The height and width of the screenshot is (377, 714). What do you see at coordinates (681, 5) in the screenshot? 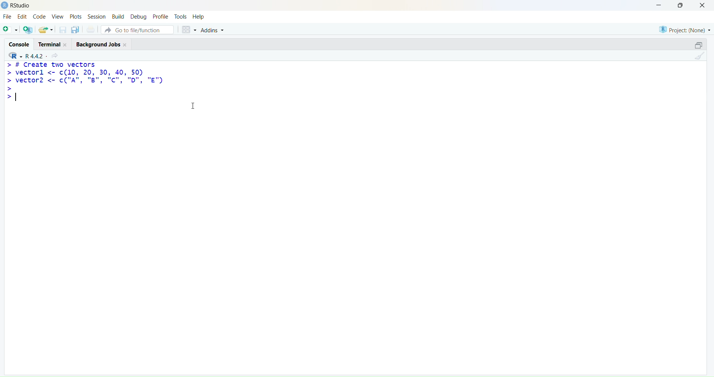
I see `Maximize` at bounding box center [681, 5].